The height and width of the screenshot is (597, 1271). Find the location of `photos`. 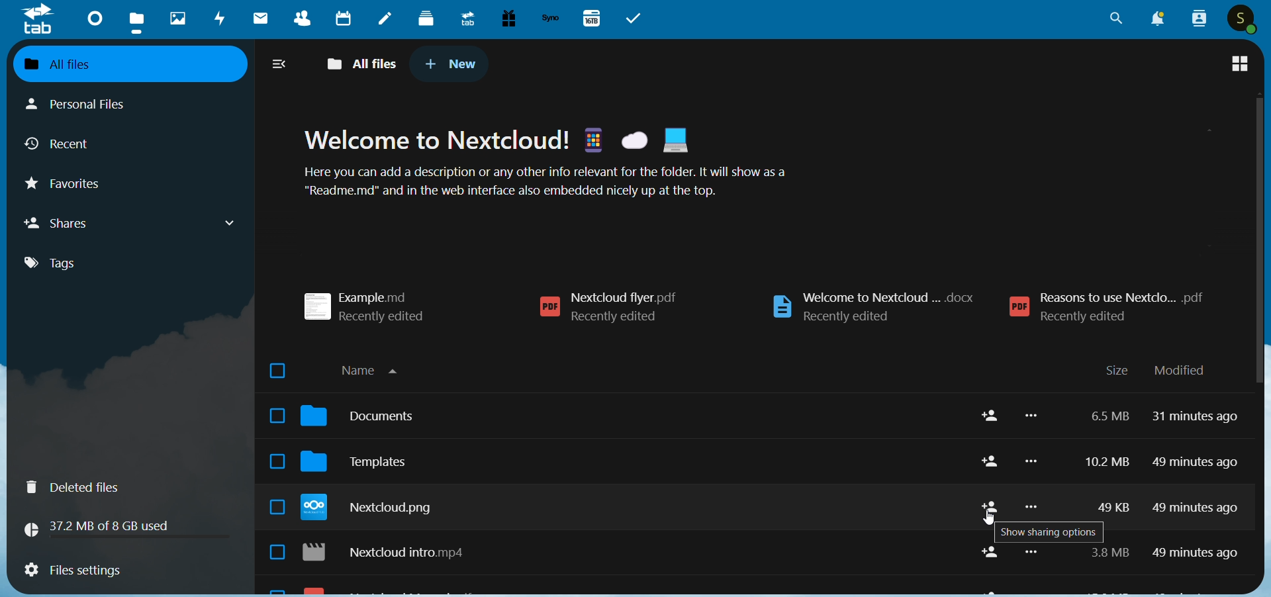

photos is located at coordinates (177, 19).